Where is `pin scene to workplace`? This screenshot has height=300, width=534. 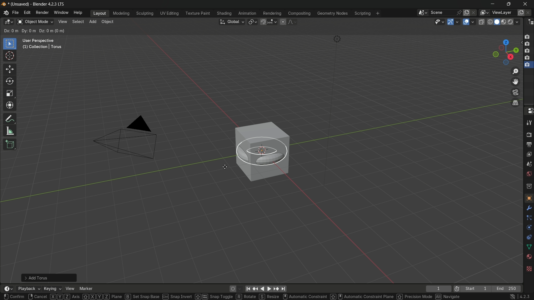
pin scene to workplace is located at coordinates (459, 12).